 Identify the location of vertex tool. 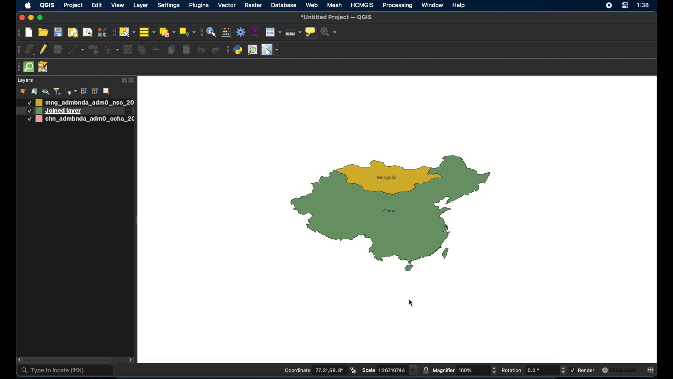
(111, 50).